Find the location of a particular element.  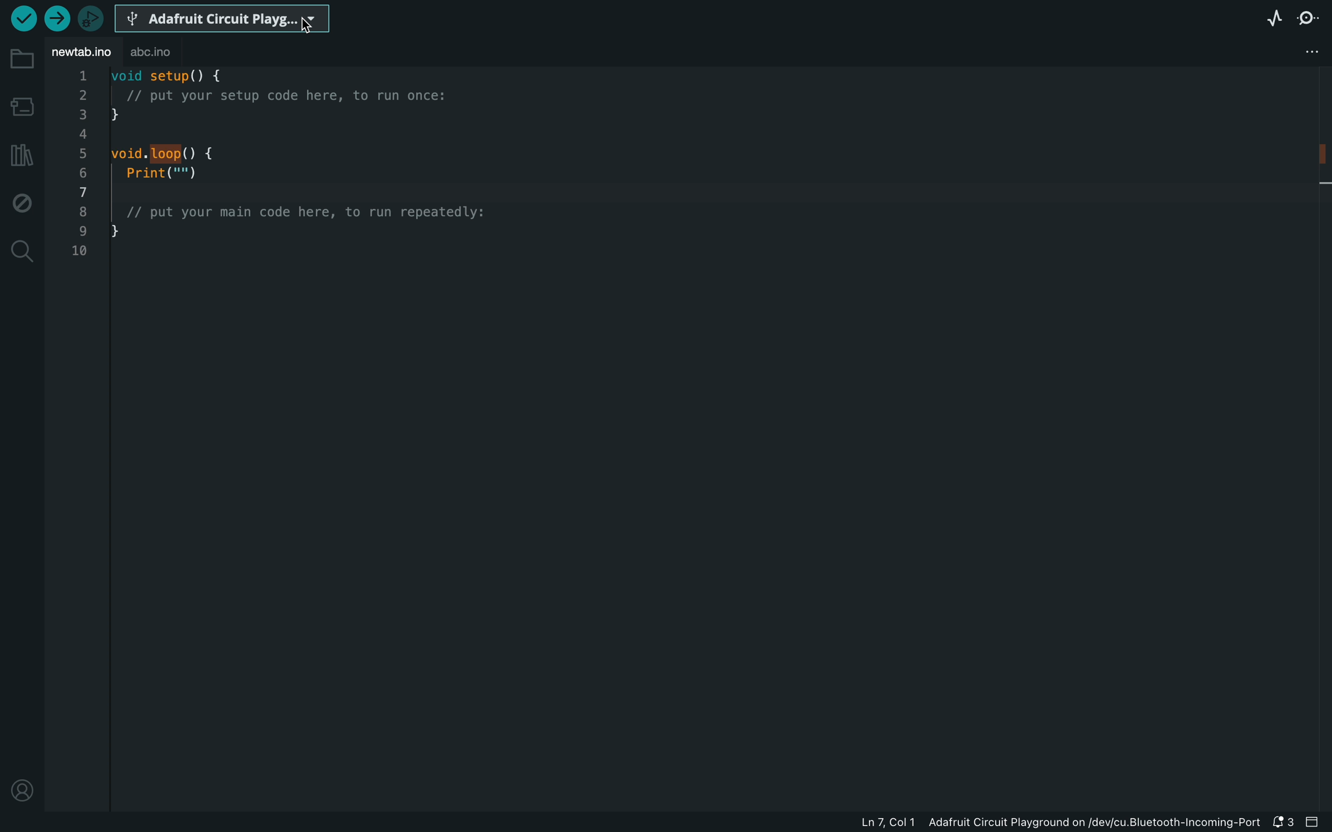

serial monitor is located at coordinates (1313, 20).